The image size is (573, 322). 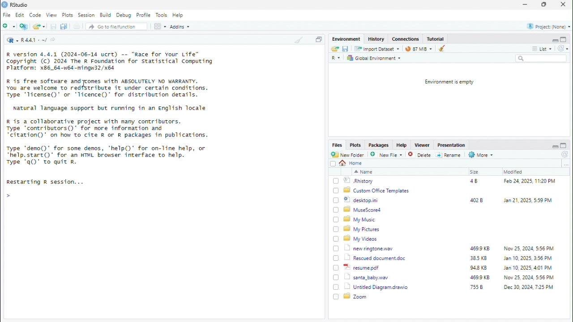 I want to click on Zoom, so click(x=356, y=296).